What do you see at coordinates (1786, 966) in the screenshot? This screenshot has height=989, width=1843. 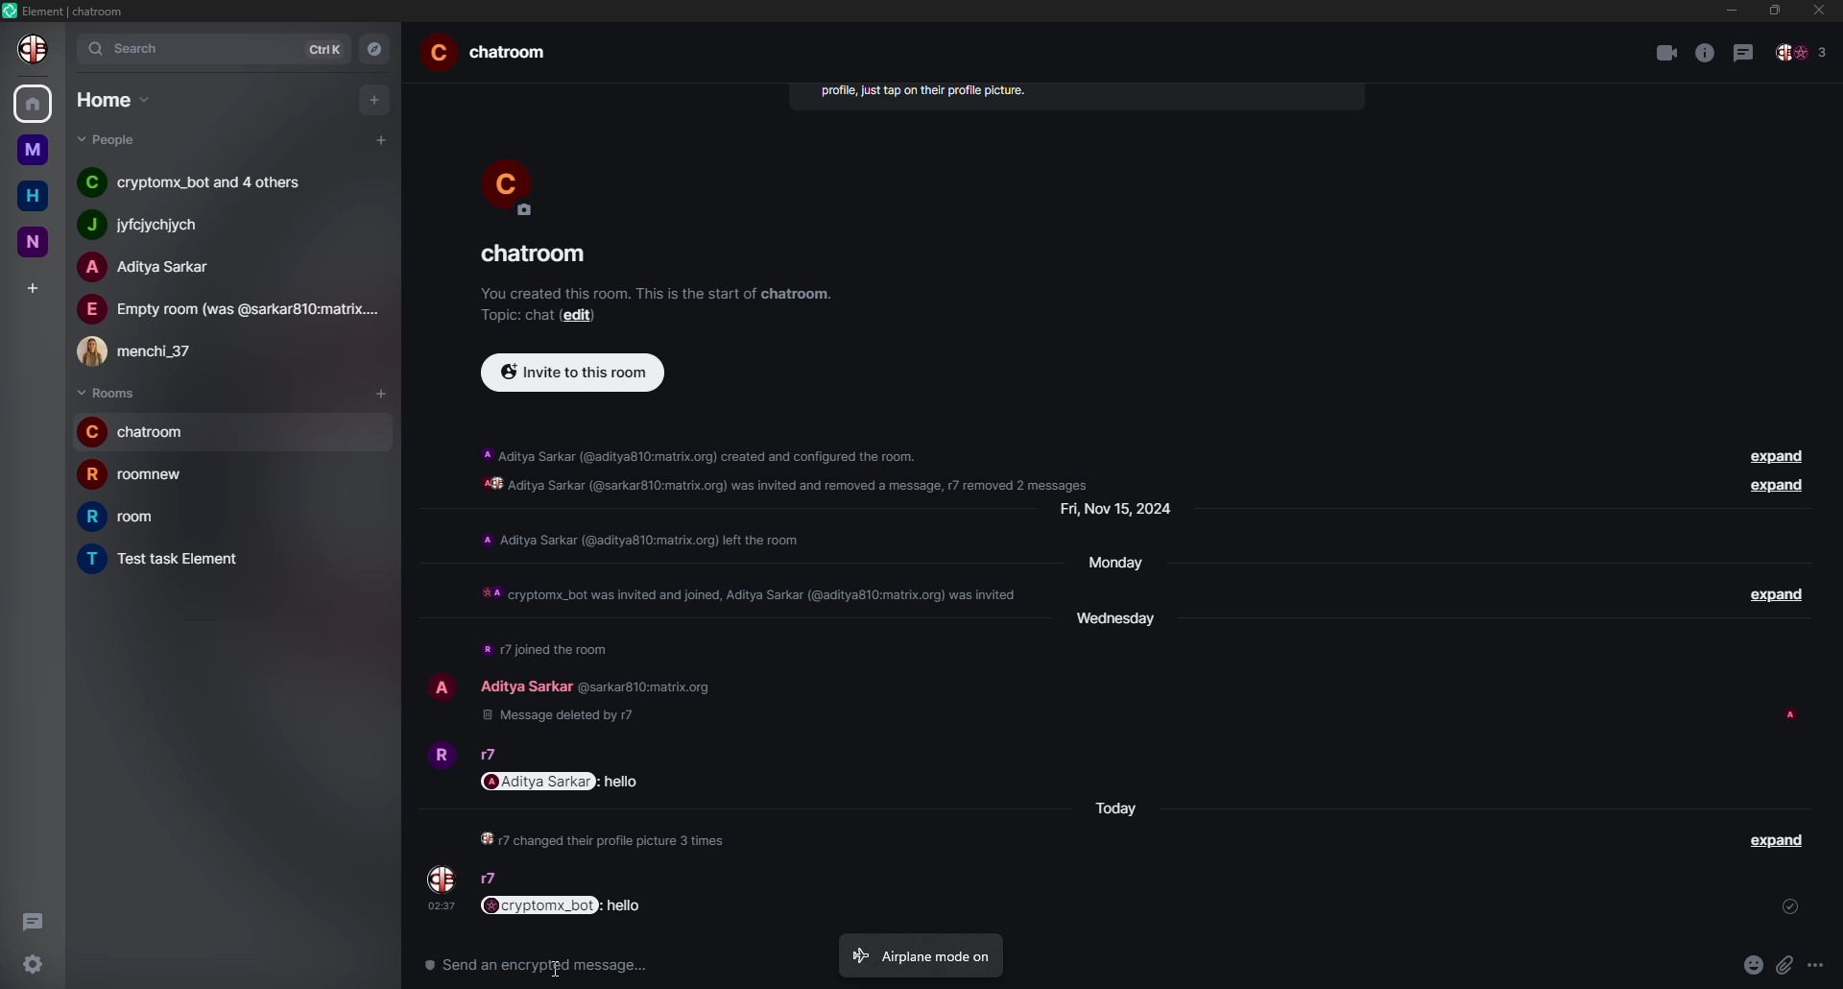 I see `attach` at bounding box center [1786, 966].